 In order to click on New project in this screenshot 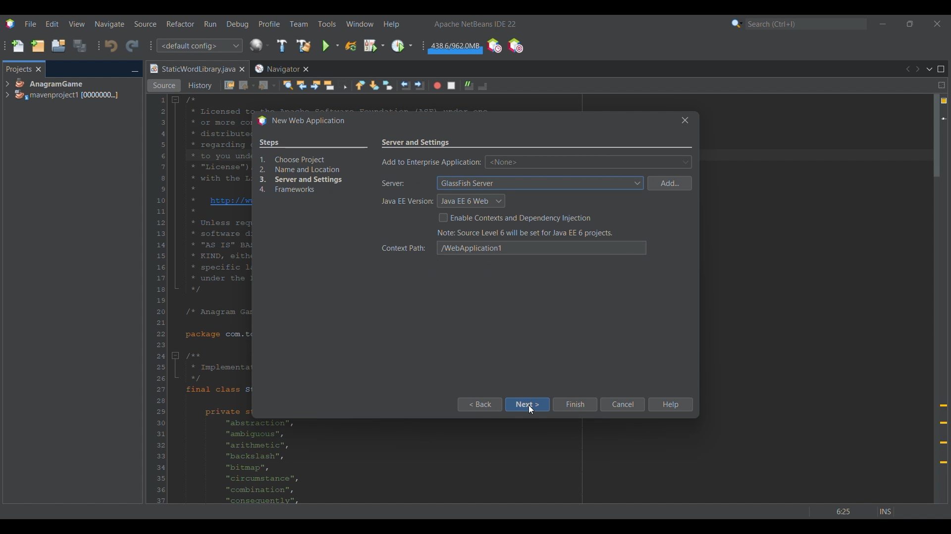, I will do `click(38, 45)`.